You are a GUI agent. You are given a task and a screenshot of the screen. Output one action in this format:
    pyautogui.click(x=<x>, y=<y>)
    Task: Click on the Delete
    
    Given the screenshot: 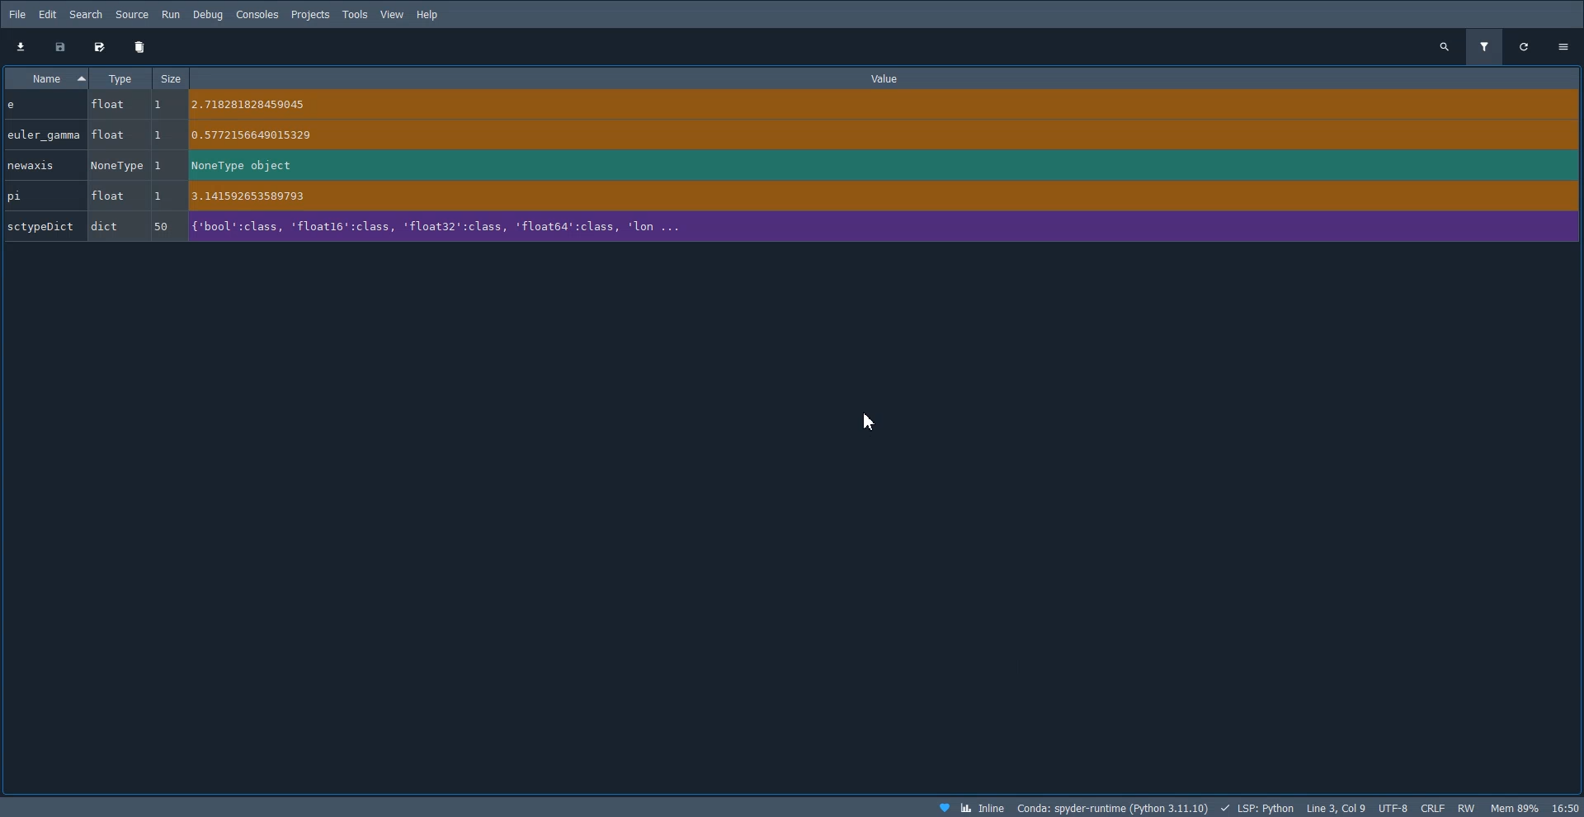 What is the action you would take?
    pyautogui.click(x=139, y=47)
    